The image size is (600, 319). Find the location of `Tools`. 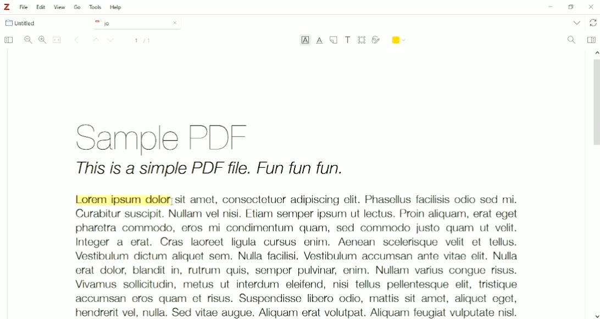

Tools is located at coordinates (95, 7).